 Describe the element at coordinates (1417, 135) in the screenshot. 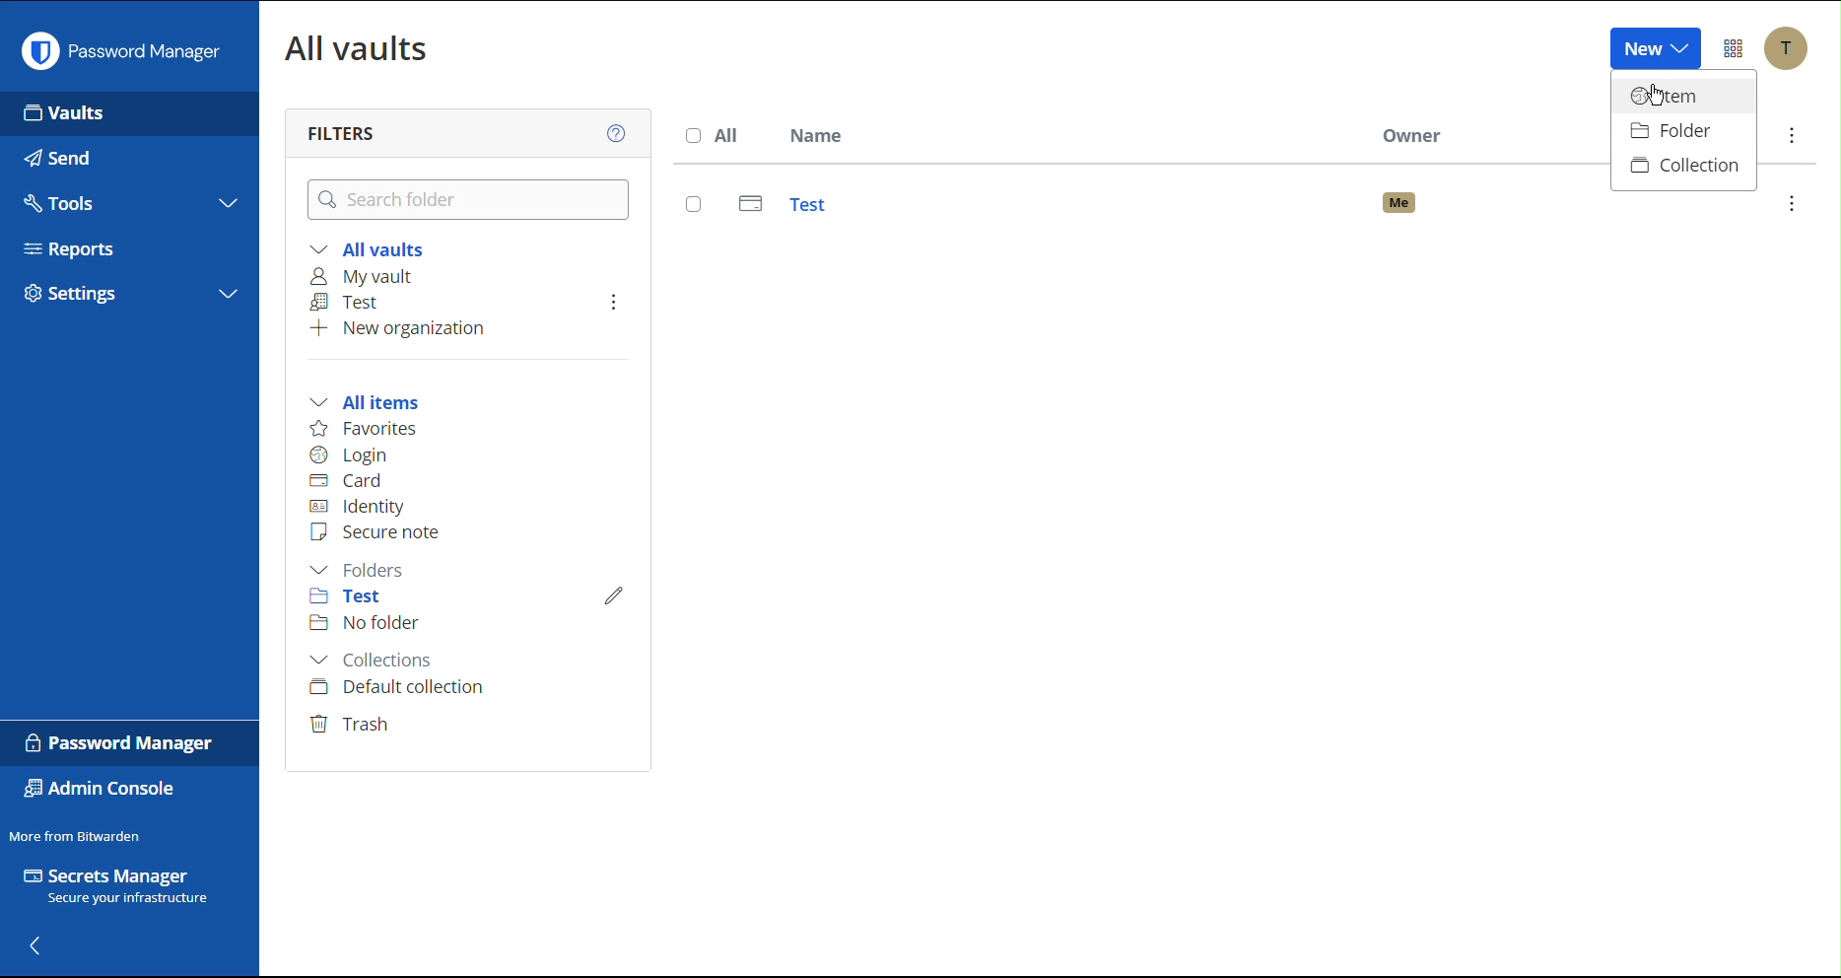

I see `Owner` at that location.